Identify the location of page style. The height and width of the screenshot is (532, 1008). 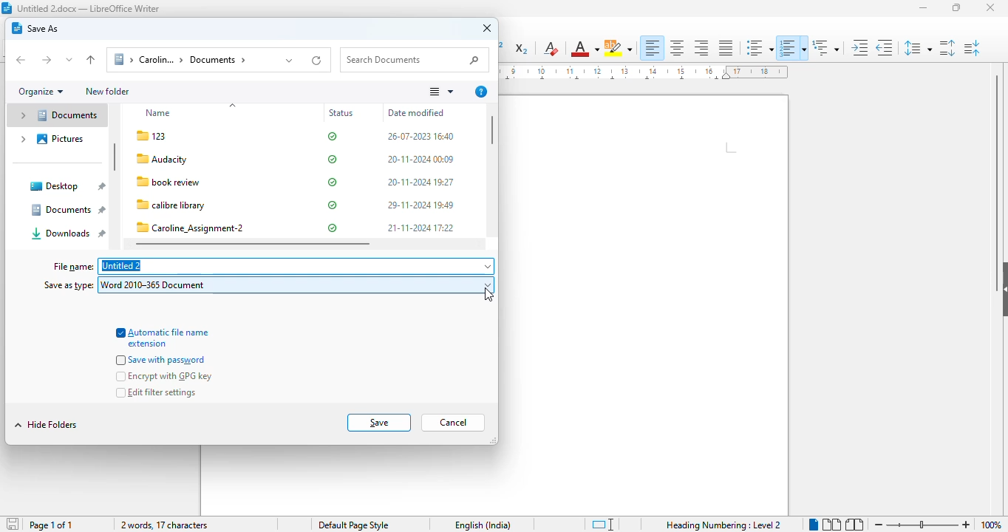
(354, 525).